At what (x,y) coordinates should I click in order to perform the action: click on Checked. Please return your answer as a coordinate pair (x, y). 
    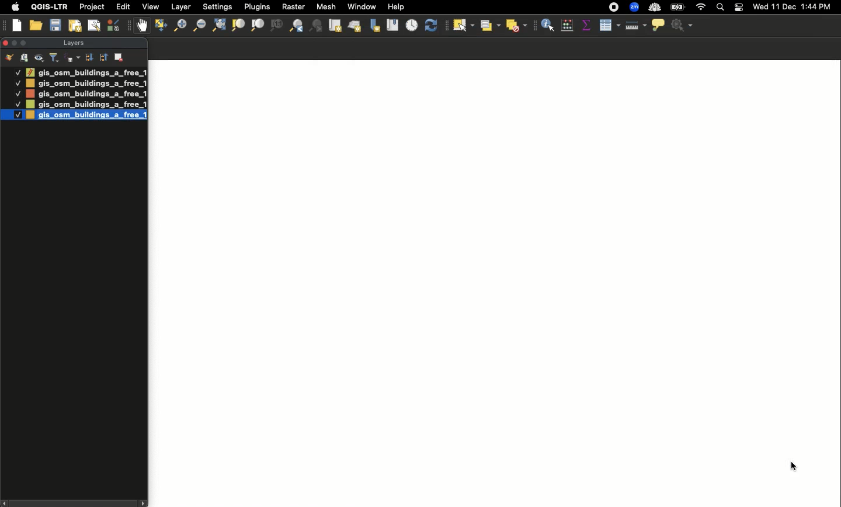
    Looking at the image, I should click on (12, 114).